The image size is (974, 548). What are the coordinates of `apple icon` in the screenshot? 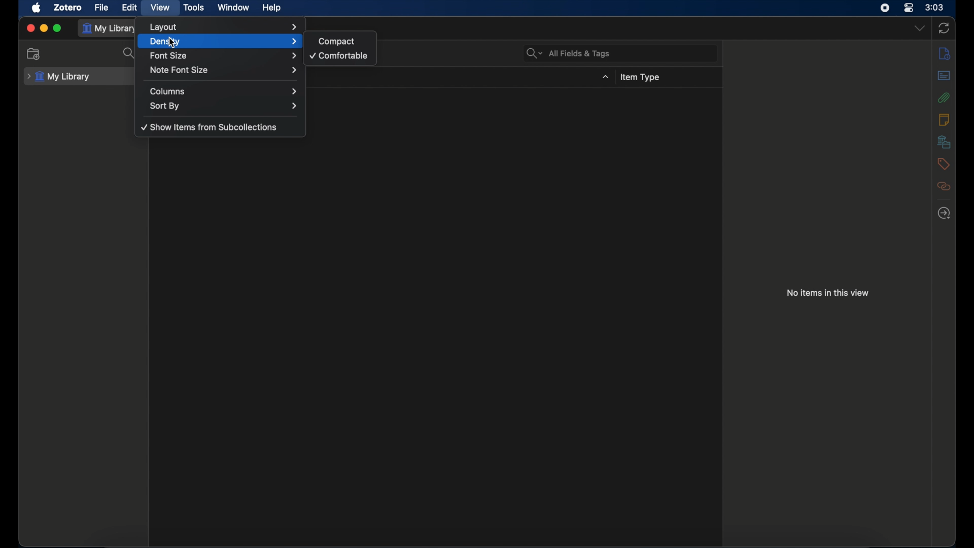 It's located at (38, 8).